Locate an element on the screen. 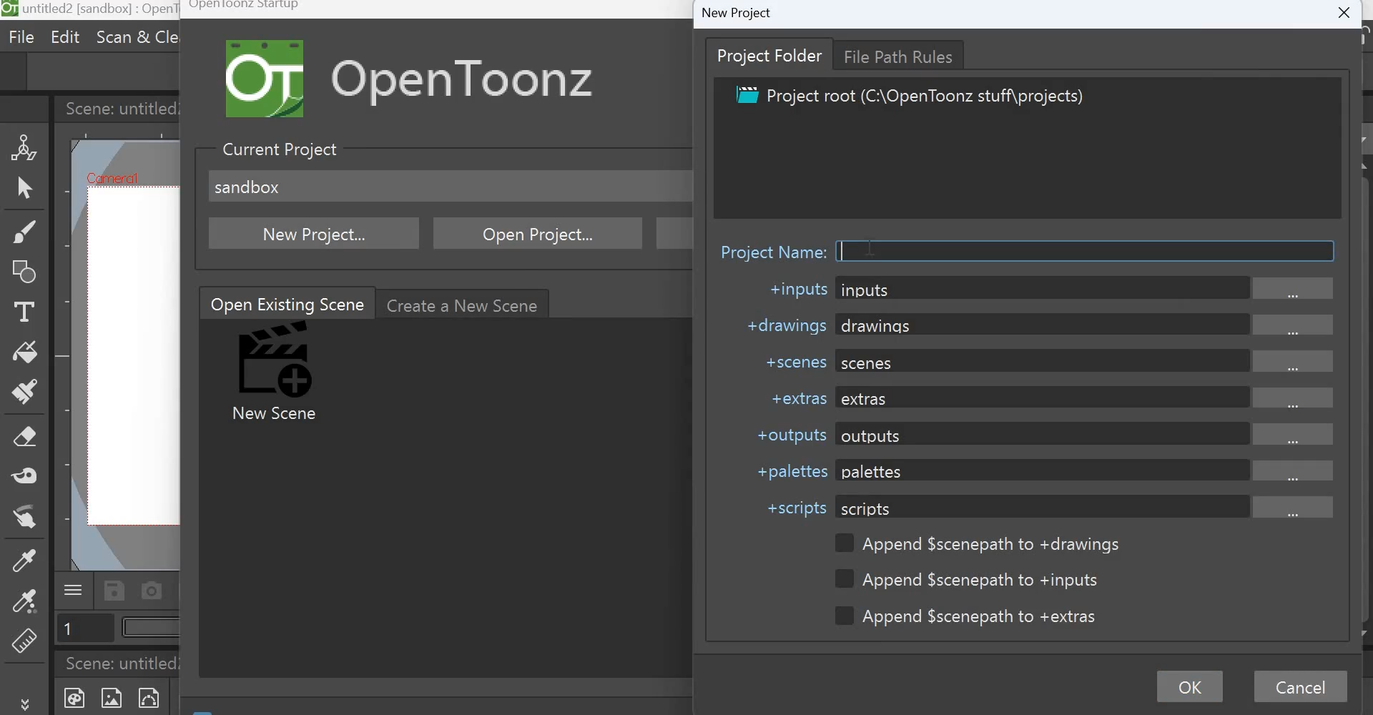  Style Picker tool is located at coordinates (22, 565).